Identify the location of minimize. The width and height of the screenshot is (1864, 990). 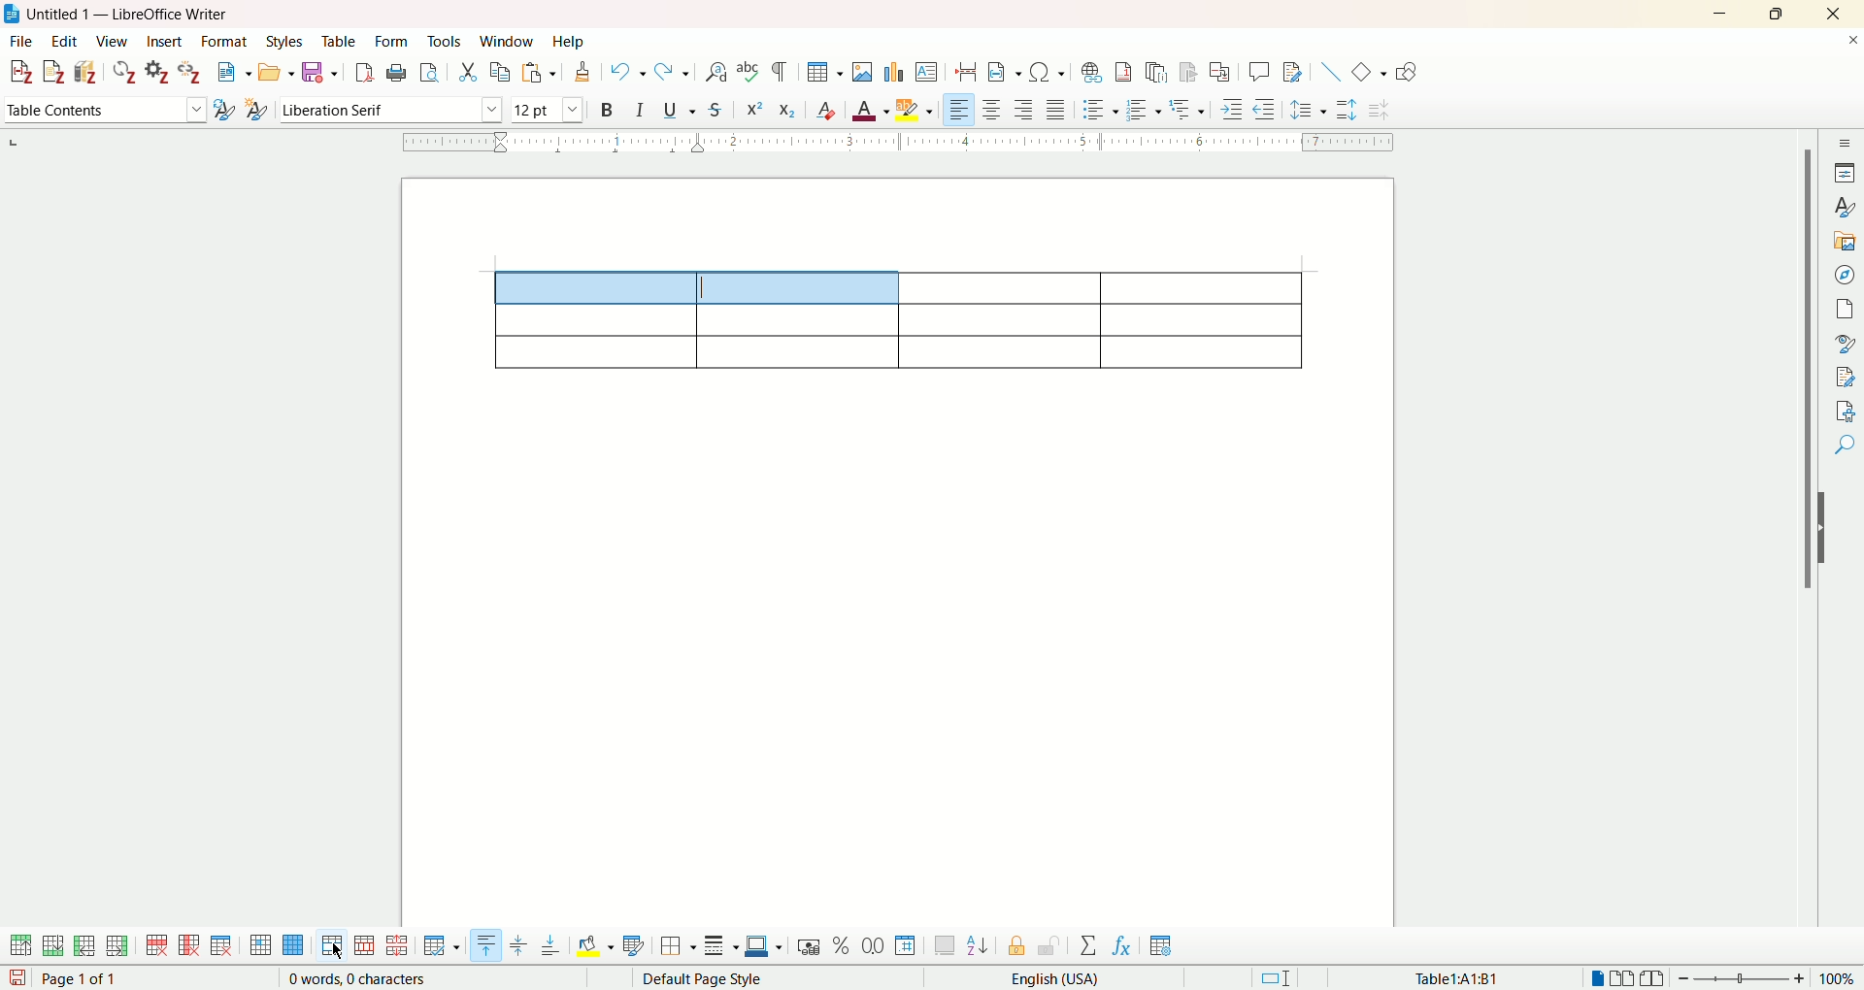
(1713, 16).